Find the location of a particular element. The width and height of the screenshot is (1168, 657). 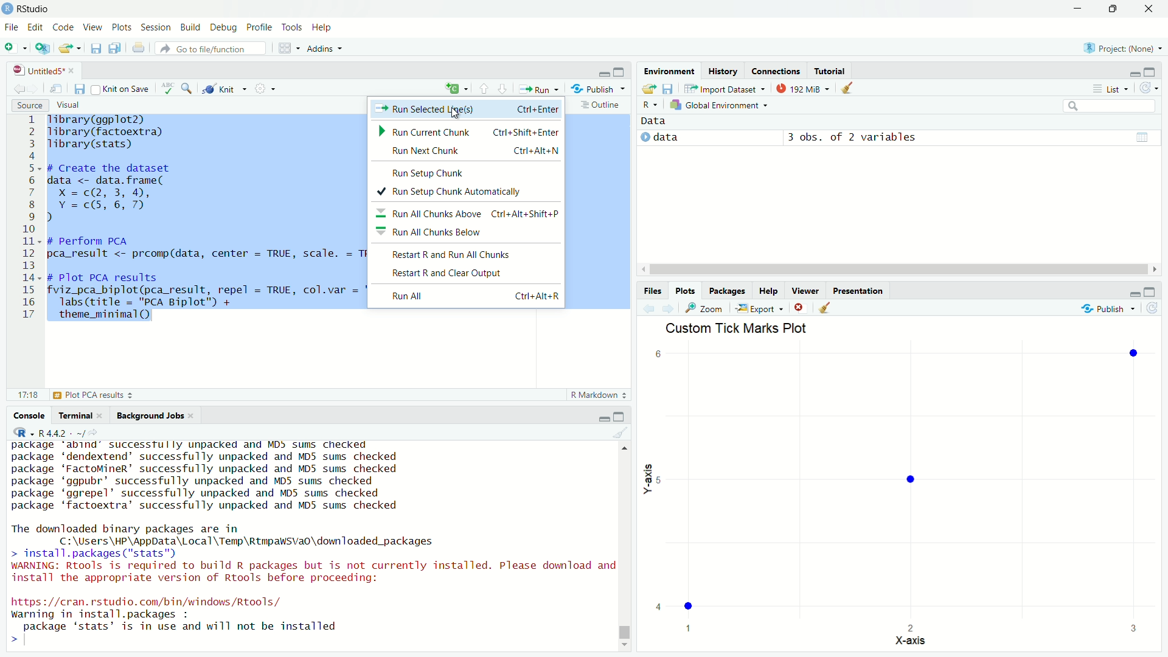

custom tick marks plot is located at coordinates (903, 487).